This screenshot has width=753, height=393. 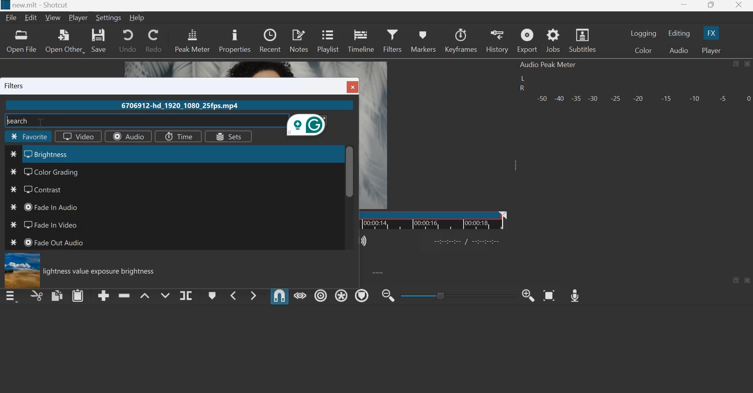 What do you see at coordinates (109, 17) in the screenshot?
I see `Settings` at bounding box center [109, 17].